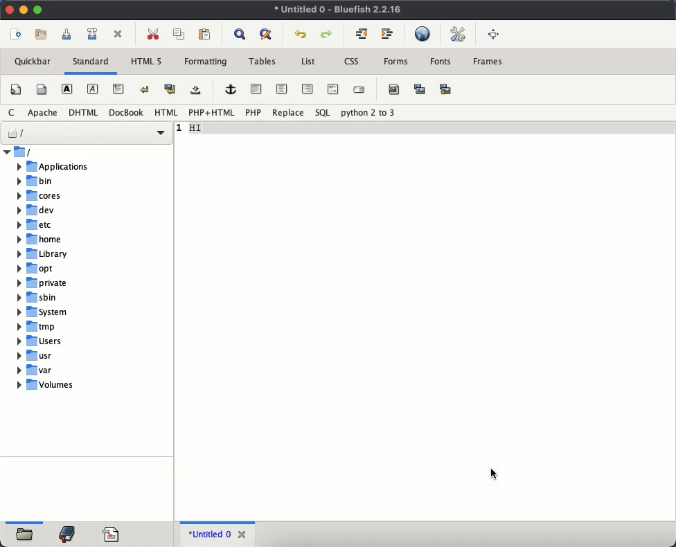 Image resolution: width=676 pixels, height=547 pixels. What do you see at coordinates (333, 88) in the screenshot?
I see `html comment` at bounding box center [333, 88].